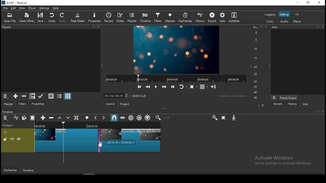  What do you see at coordinates (215, 117) in the screenshot?
I see `zoom timeline in` at bounding box center [215, 117].